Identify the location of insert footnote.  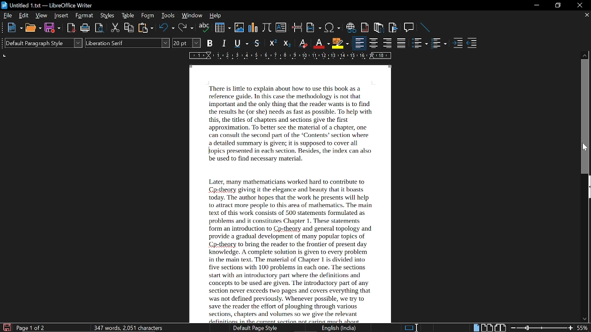
(365, 27).